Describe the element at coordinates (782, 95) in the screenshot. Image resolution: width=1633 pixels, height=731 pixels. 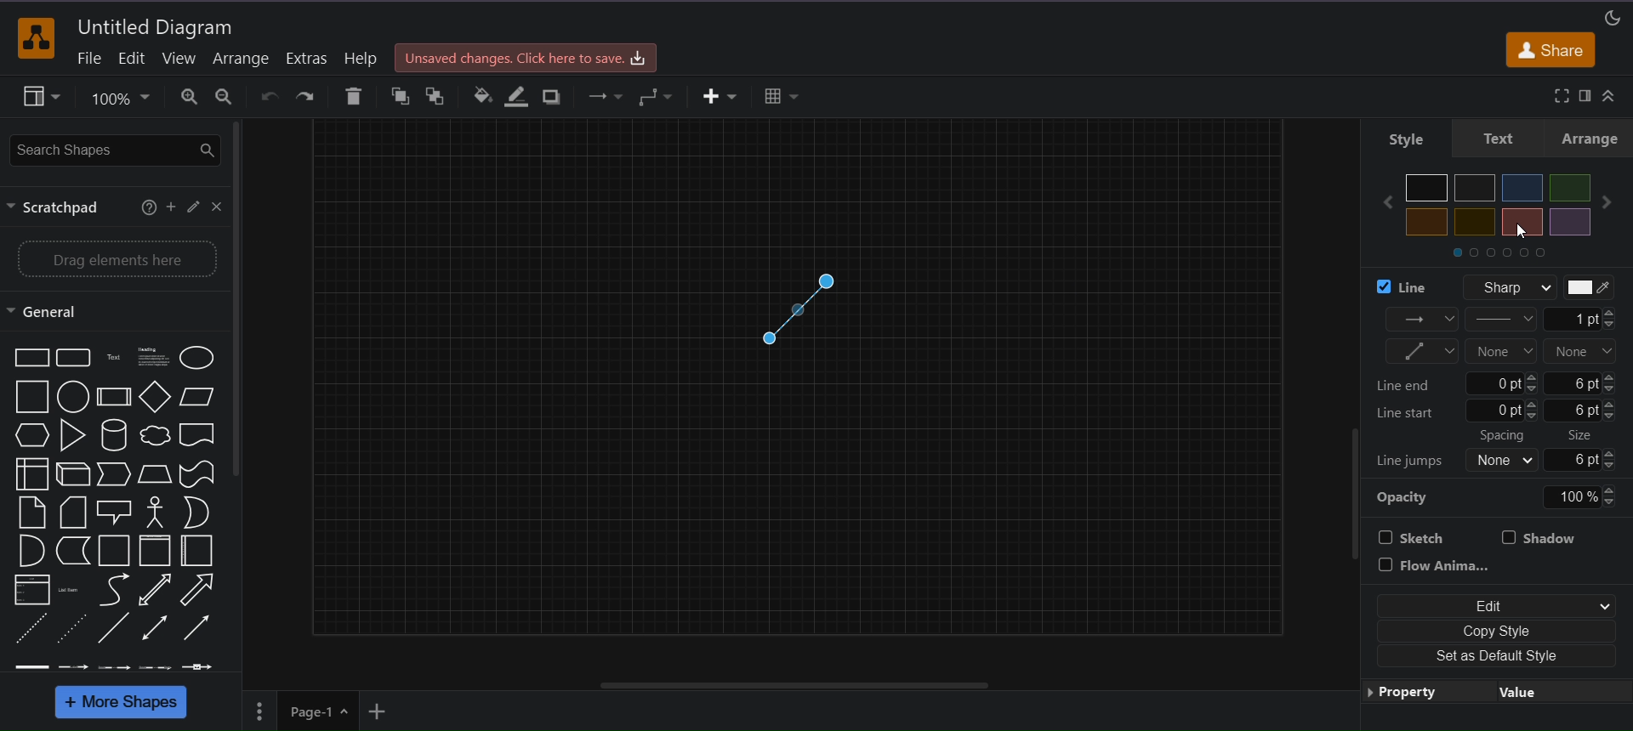
I see `table` at that location.